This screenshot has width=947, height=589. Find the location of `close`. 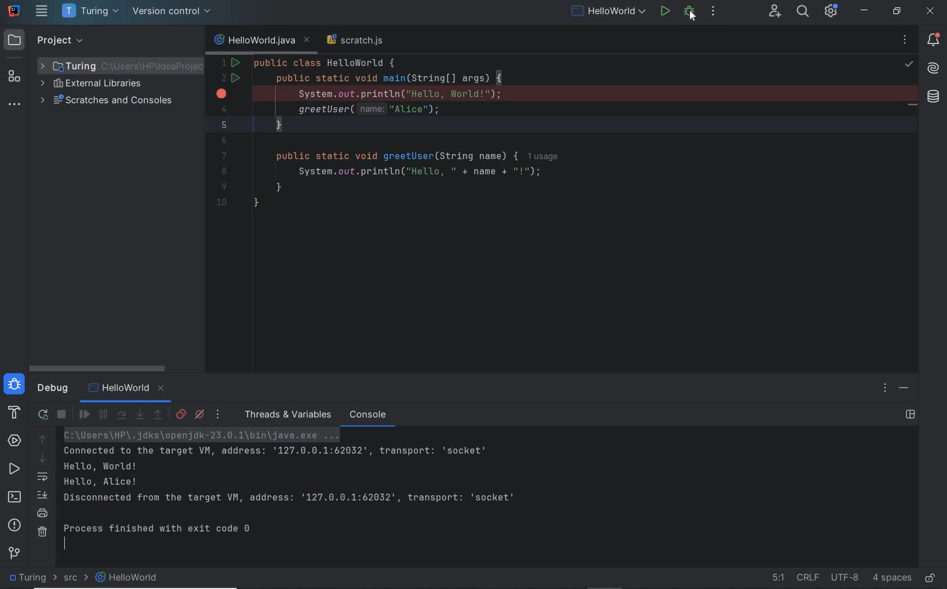

close is located at coordinates (932, 12).